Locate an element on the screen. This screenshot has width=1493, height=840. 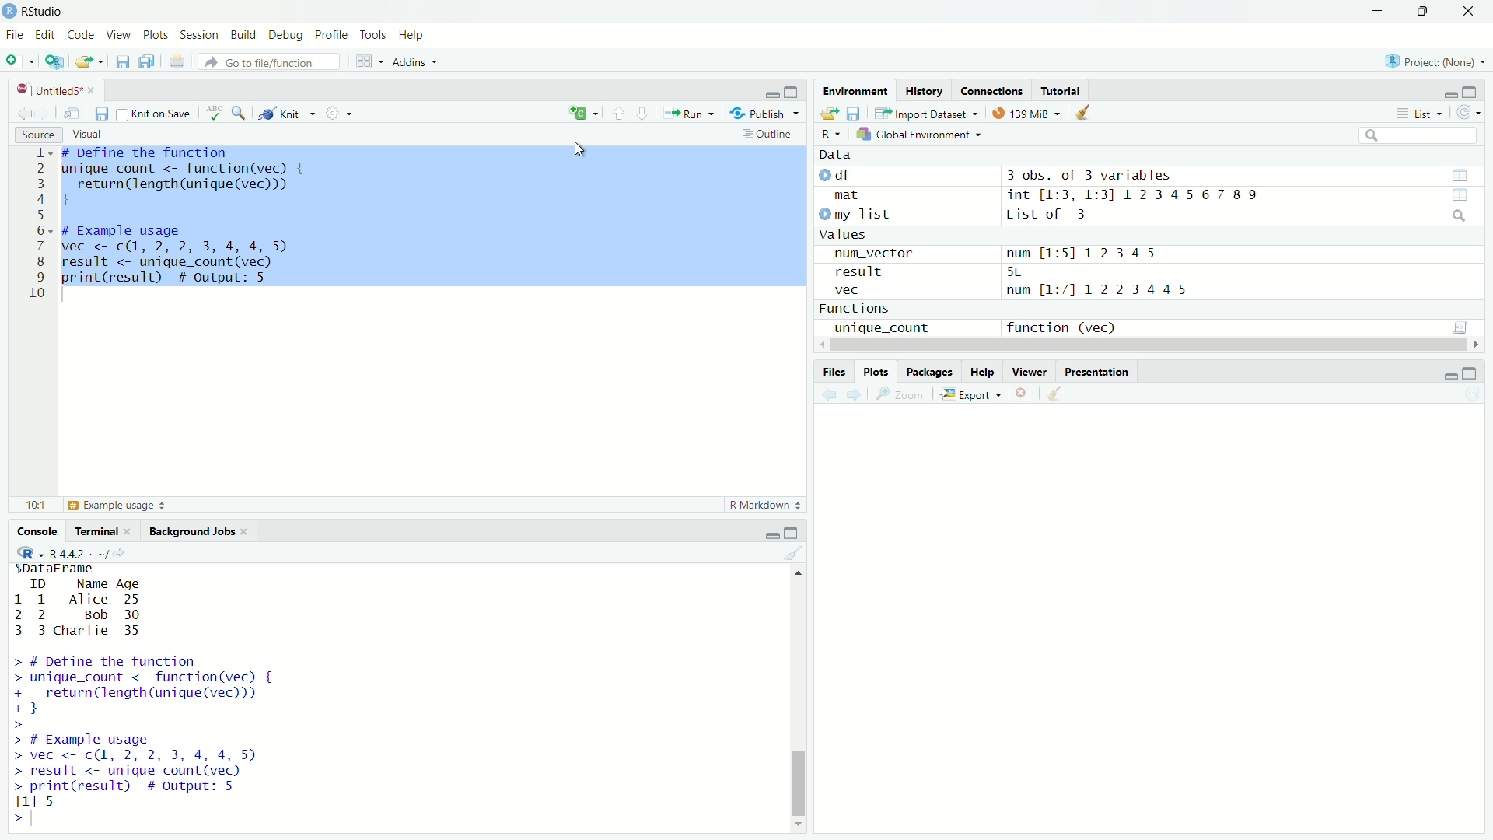
find and replace is located at coordinates (243, 114).